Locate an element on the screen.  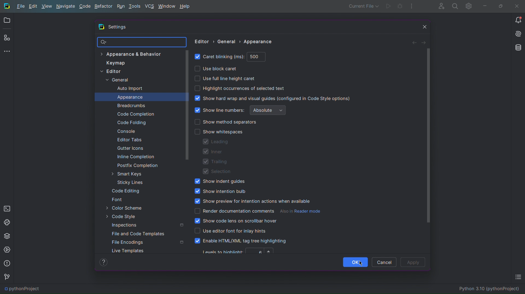
Refactor is located at coordinates (104, 6).